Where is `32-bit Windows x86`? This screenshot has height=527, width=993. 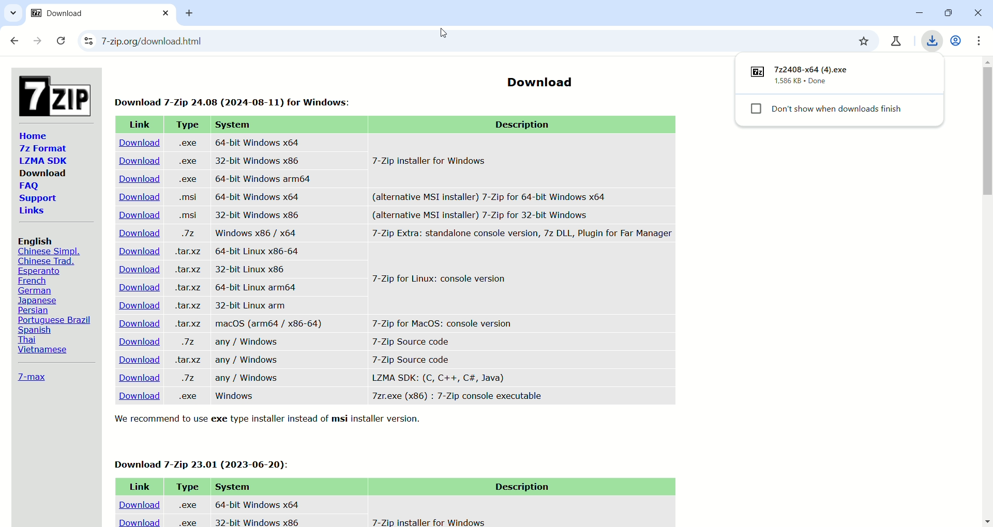
32-bit Windows x86 is located at coordinates (260, 215).